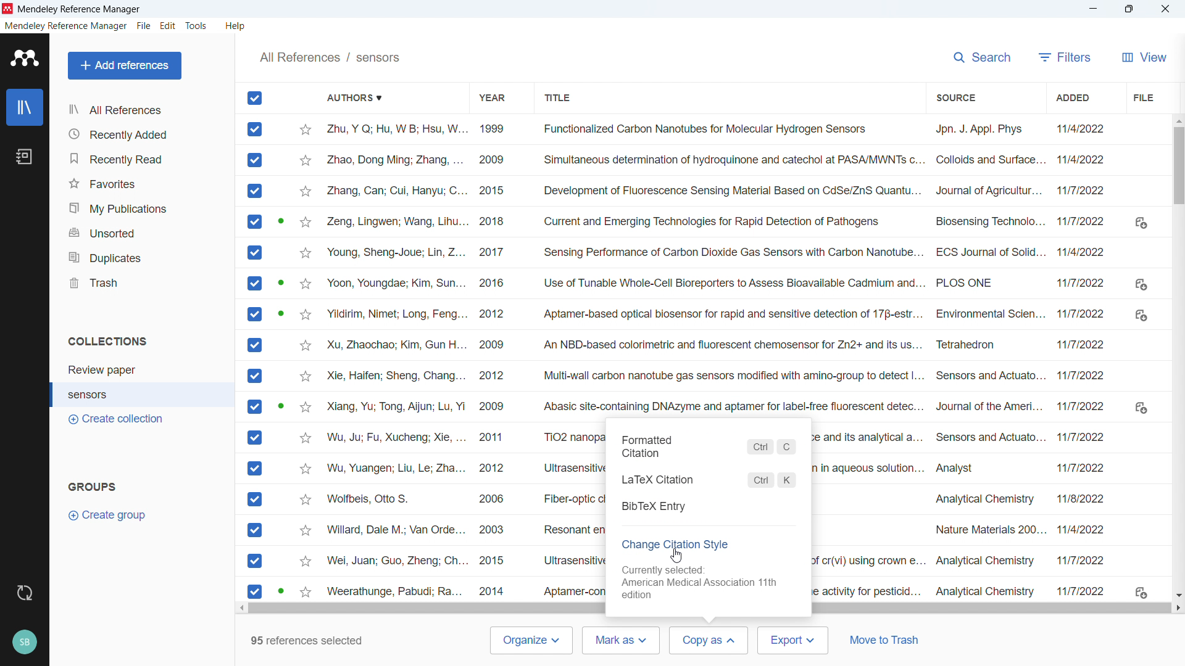  I want to click on PDF available, so click(281, 406).